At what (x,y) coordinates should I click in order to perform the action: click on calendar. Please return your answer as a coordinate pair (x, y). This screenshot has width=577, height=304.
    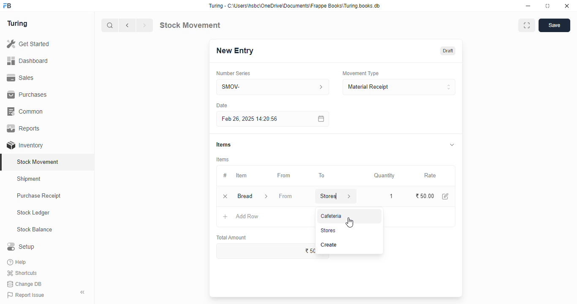
    Looking at the image, I should click on (320, 119).